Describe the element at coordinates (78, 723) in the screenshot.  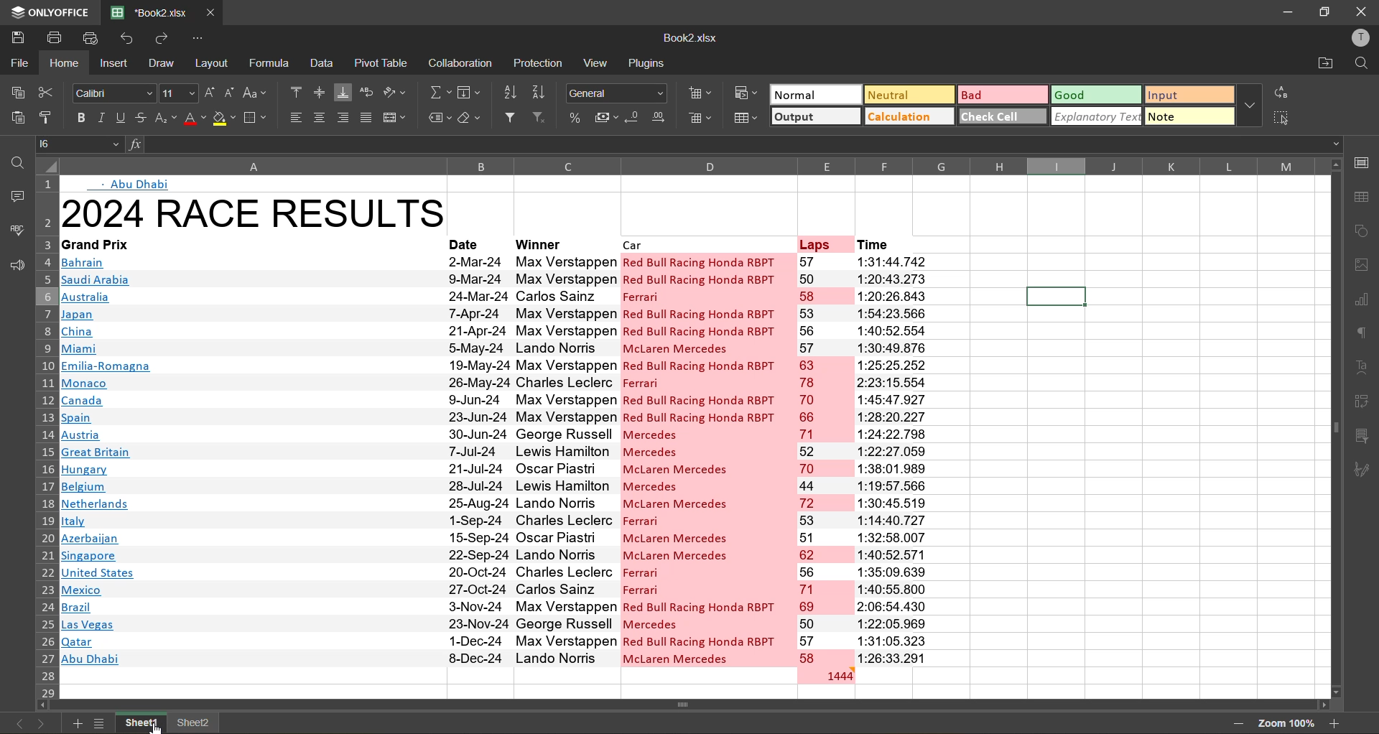
I see `add sheet` at that location.